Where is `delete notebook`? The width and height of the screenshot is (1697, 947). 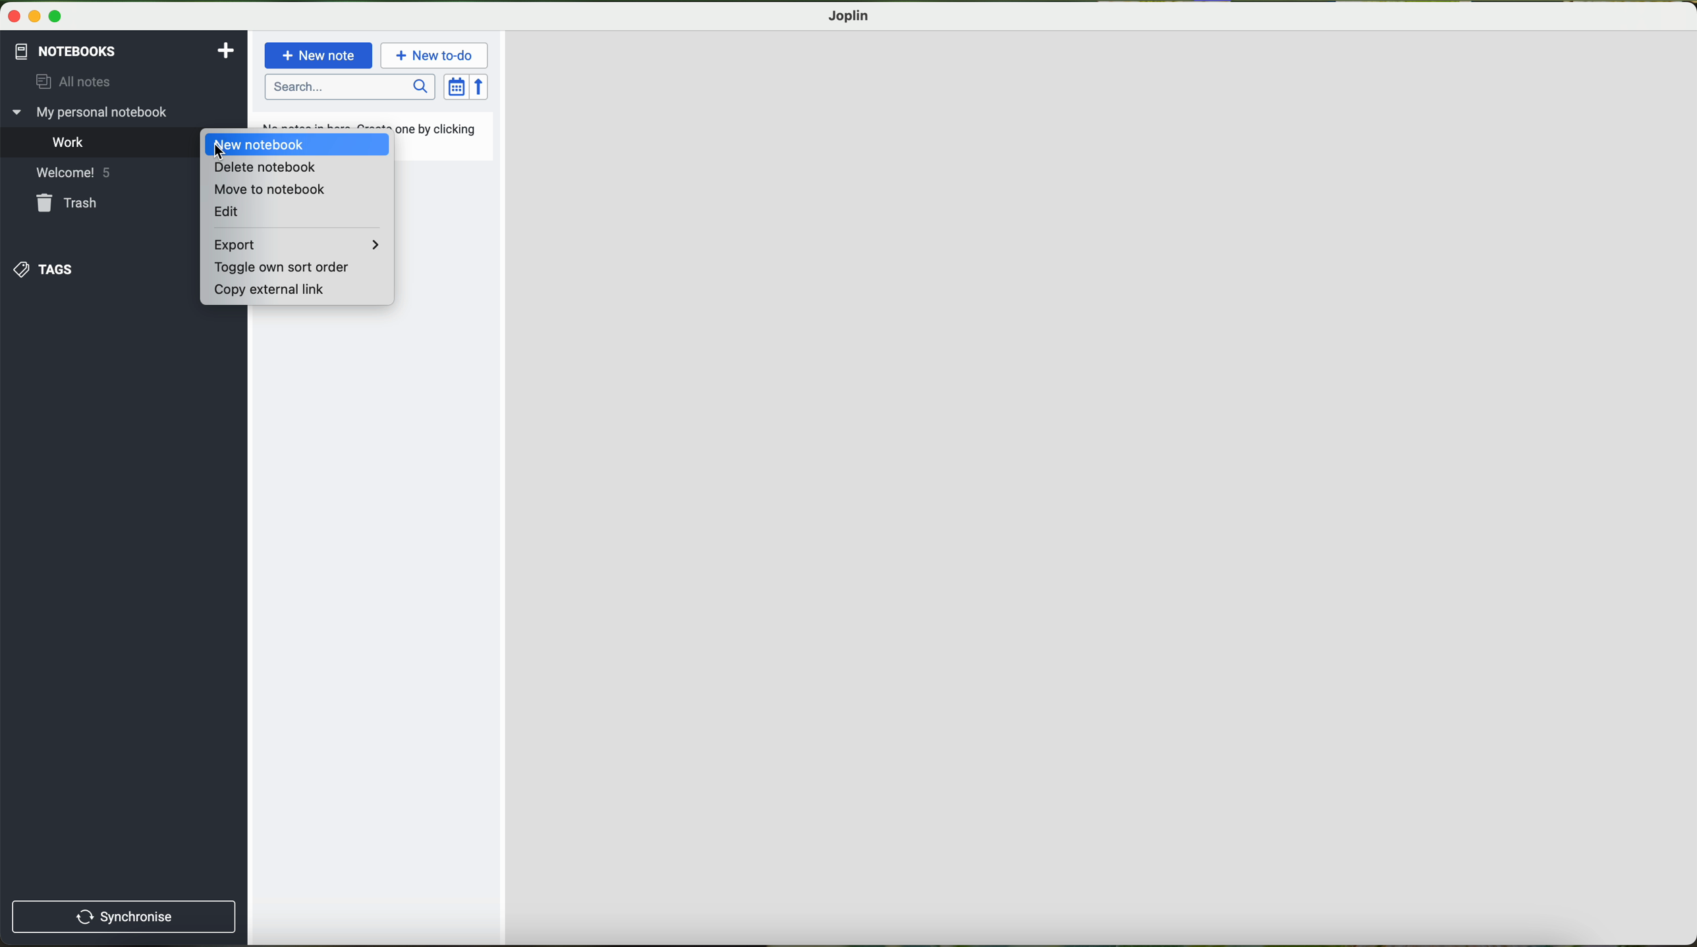
delete notebook is located at coordinates (264, 167).